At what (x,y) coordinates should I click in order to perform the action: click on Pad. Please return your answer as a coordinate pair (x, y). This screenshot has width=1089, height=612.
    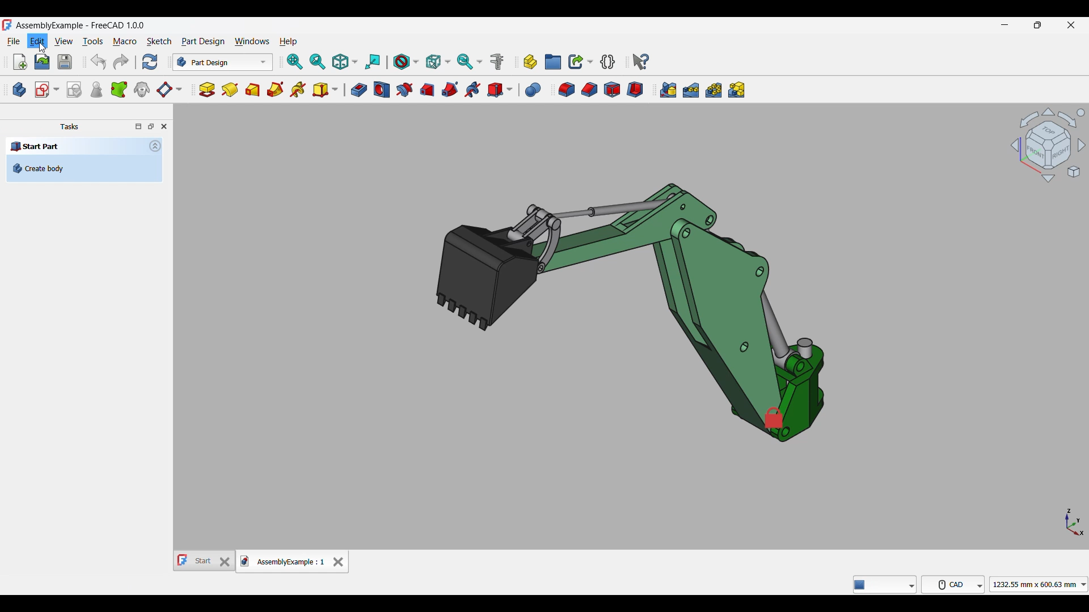
    Looking at the image, I should click on (207, 90).